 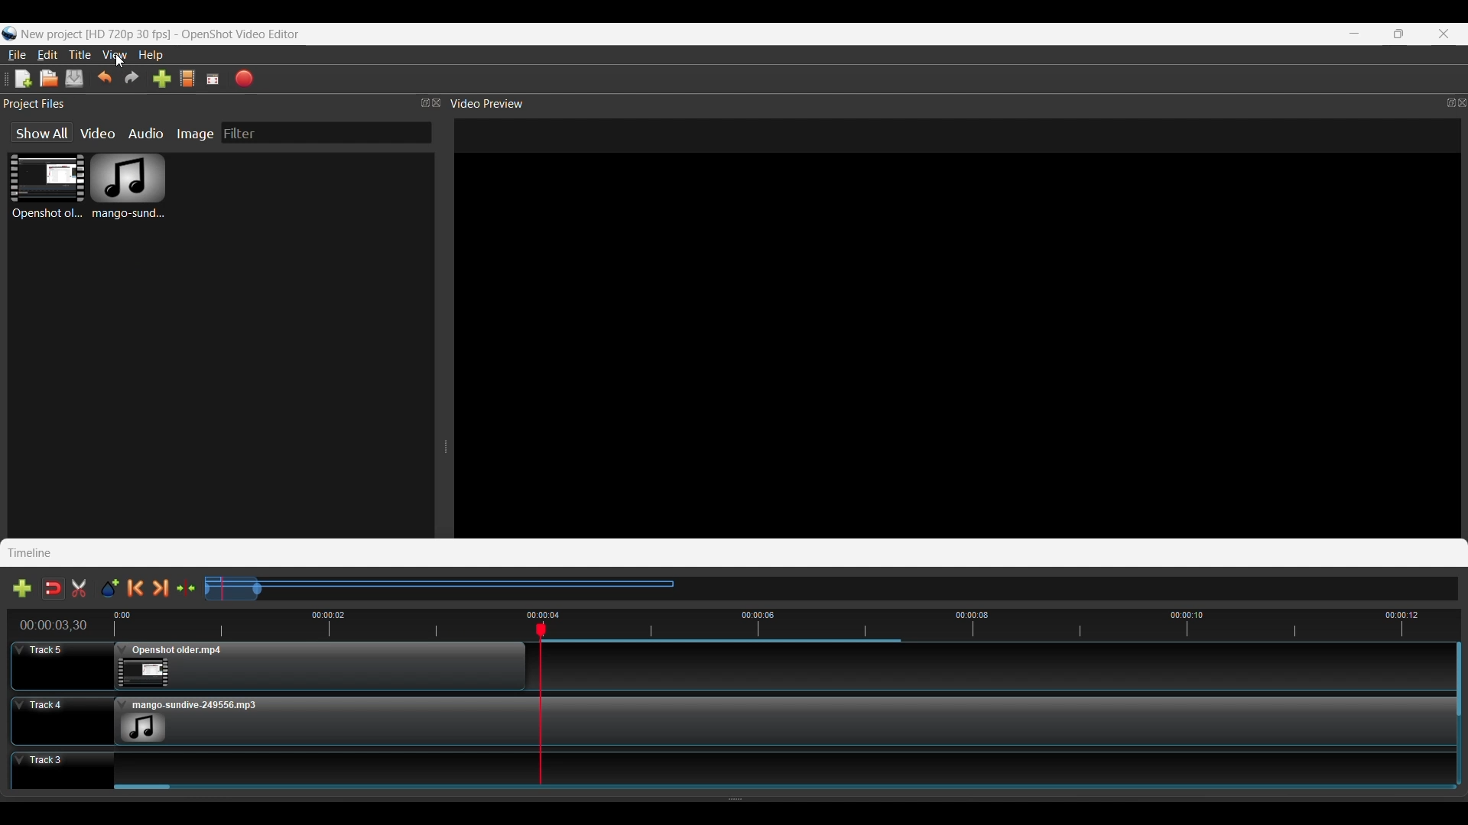 I want to click on Redo, so click(x=133, y=78).